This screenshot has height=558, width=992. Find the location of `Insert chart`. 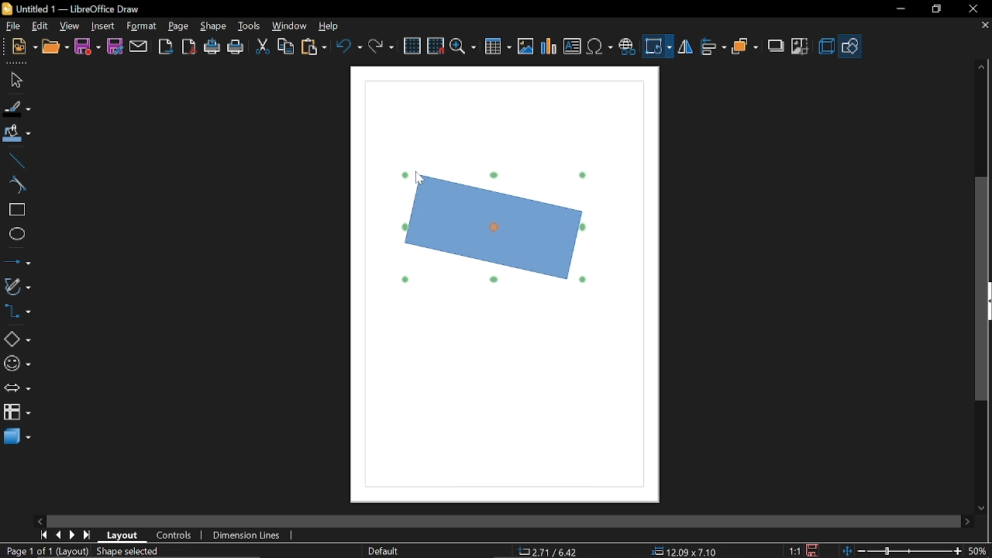

Insert chart is located at coordinates (548, 46).